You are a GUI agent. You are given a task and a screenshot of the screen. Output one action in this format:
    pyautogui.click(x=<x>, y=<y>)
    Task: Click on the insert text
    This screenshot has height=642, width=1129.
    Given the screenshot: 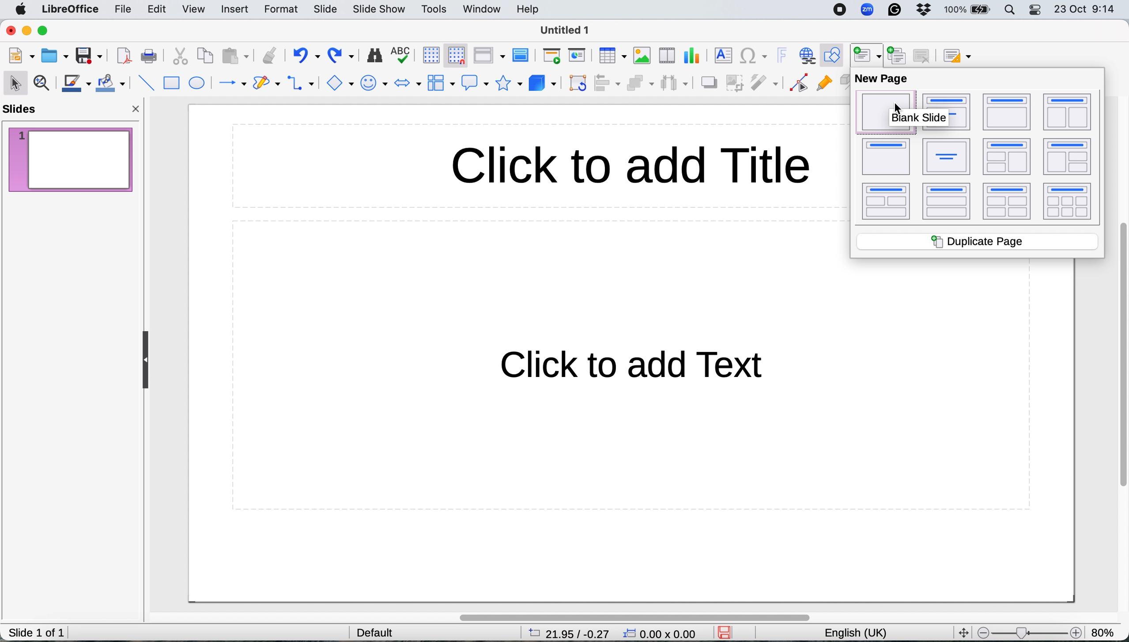 What is the action you would take?
    pyautogui.click(x=722, y=56)
    